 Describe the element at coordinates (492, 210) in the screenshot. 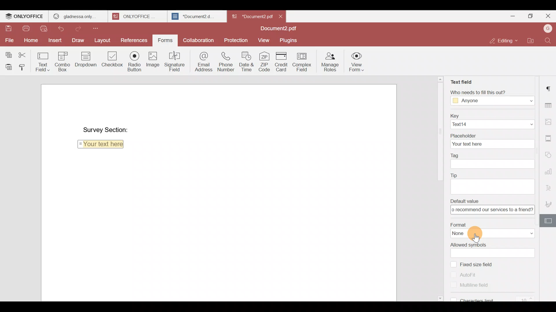

I see `textbox` at that location.